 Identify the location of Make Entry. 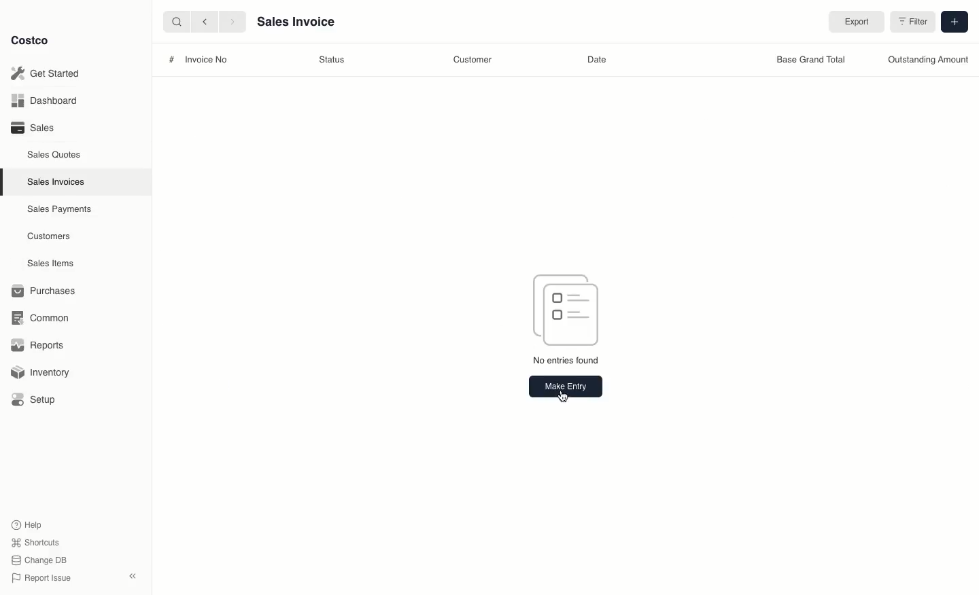
(564, 387).